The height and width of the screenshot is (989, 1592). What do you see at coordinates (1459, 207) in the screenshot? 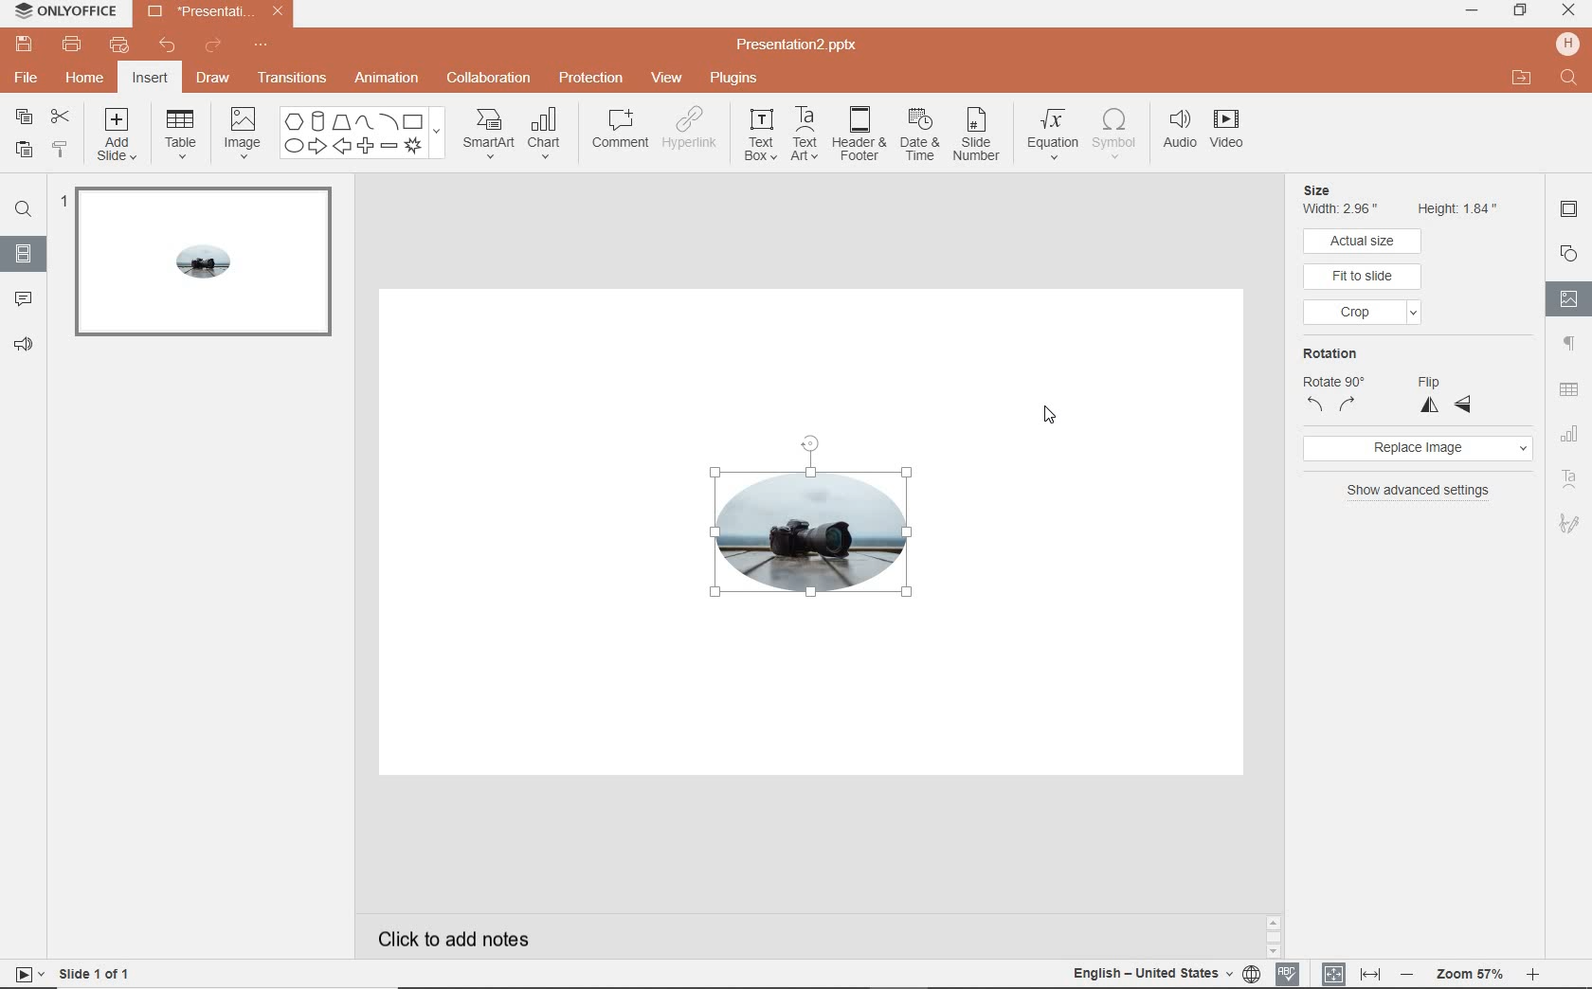
I see `Height 1.84"` at bounding box center [1459, 207].